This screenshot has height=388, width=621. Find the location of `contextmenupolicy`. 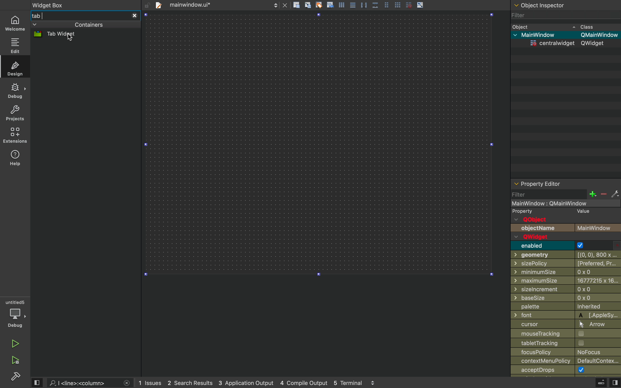

contextmenupolicy is located at coordinates (567, 362).